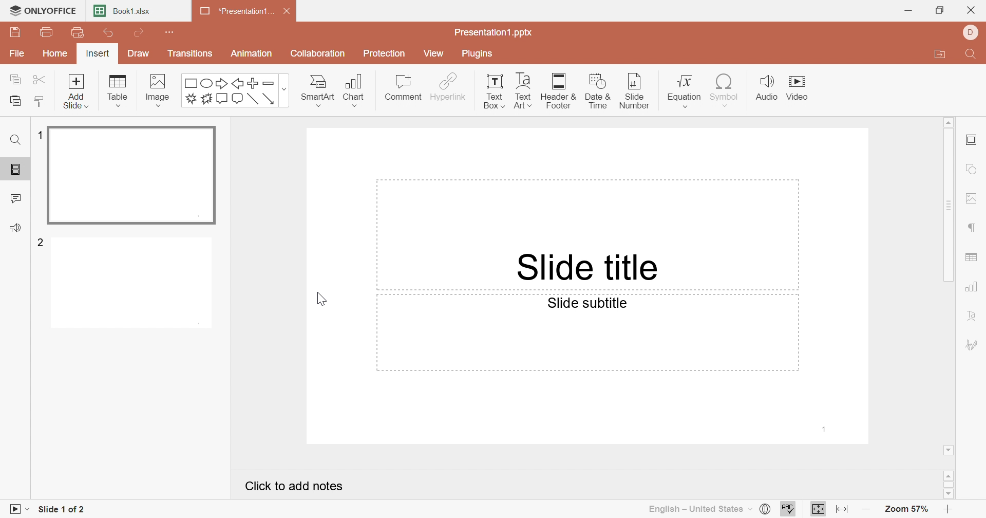 The image size is (986, 518). I want to click on Chart settings, so click(973, 287).